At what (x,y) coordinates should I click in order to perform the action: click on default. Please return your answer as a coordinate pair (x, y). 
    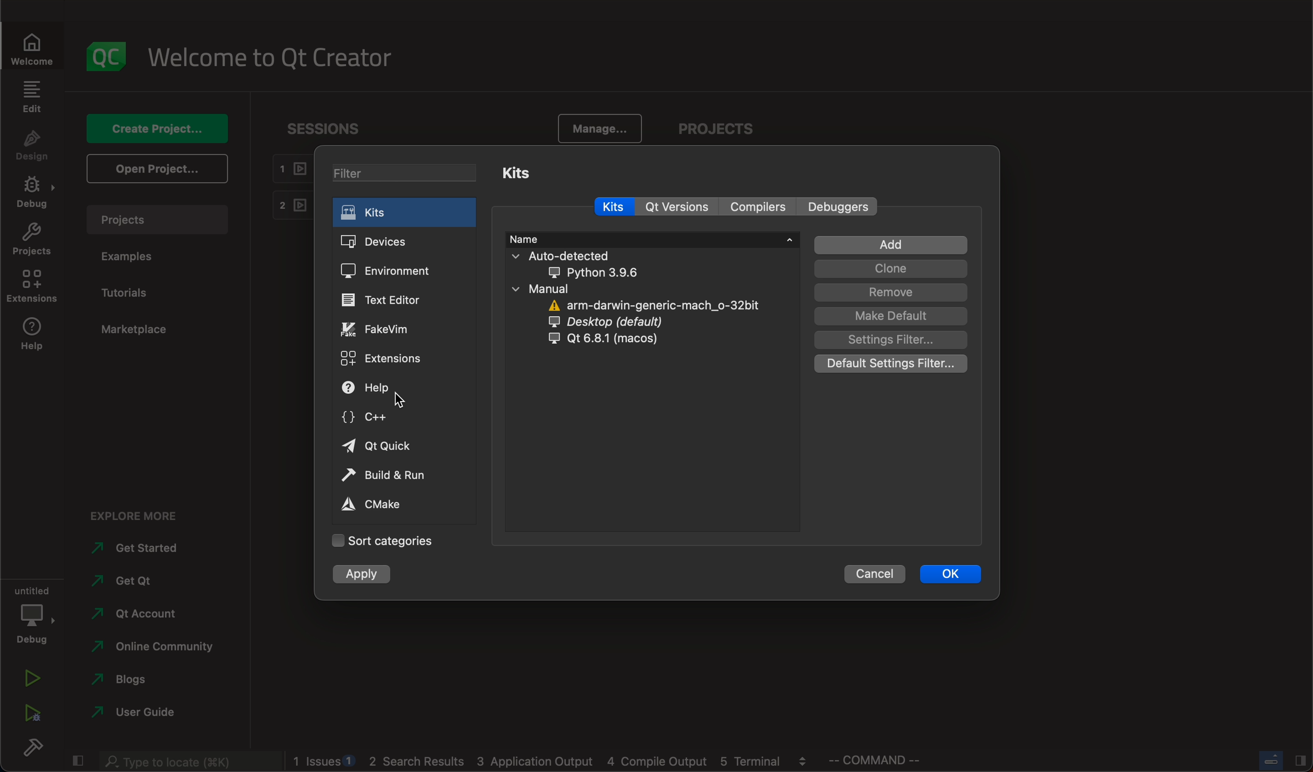
    Looking at the image, I should click on (890, 316).